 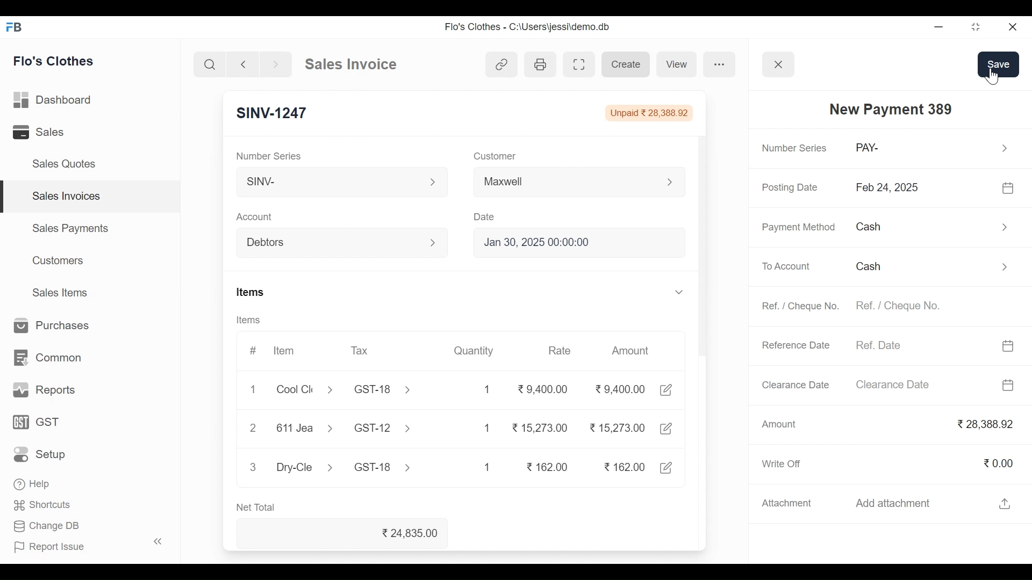 What do you see at coordinates (273, 64) in the screenshot?
I see `Go Forward` at bounding box center [273, 64].